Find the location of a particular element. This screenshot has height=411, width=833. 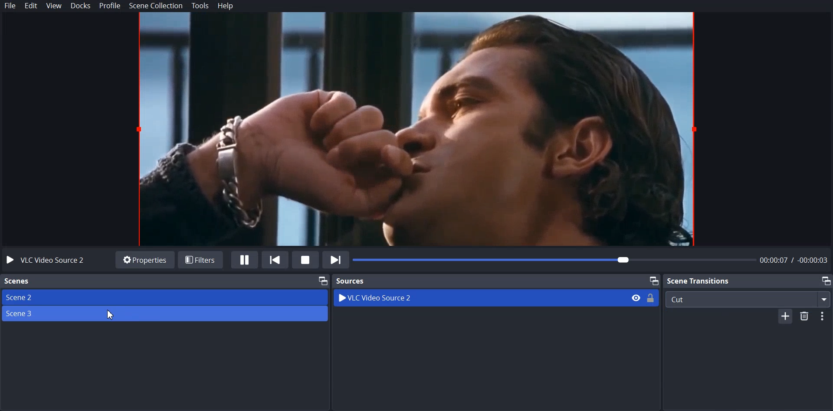

Eye is located at coordinates (636, 297).